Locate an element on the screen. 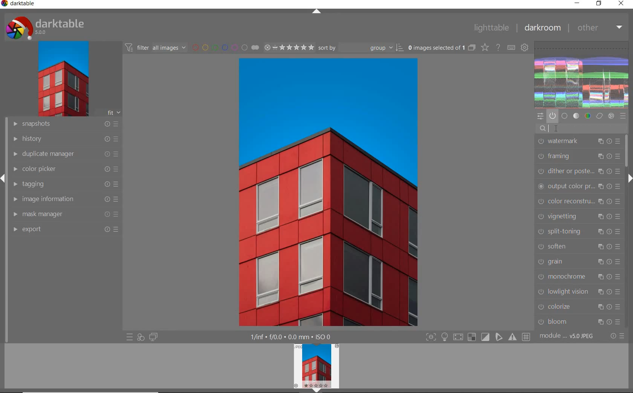  color is located at coordinates (587, 117).